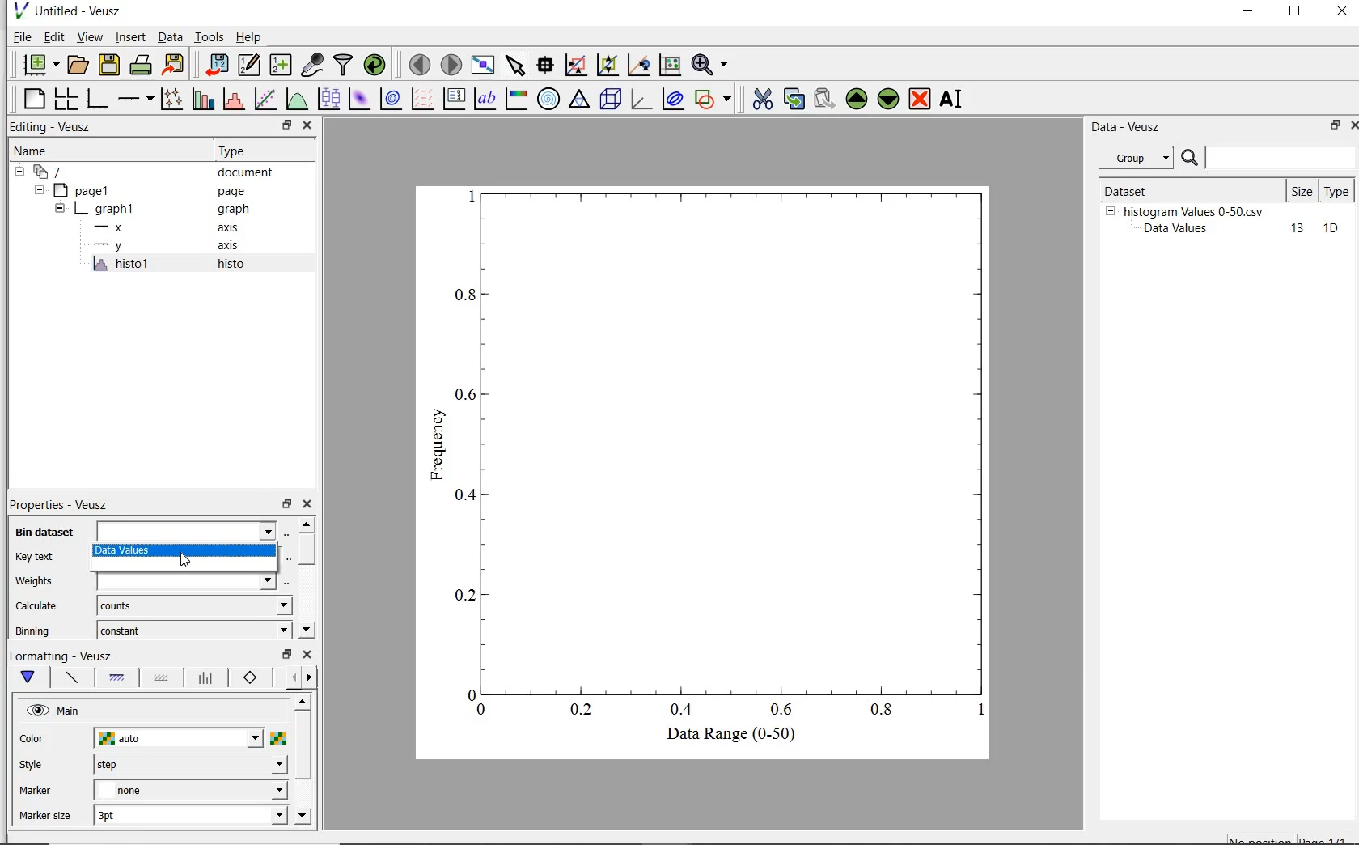  What do you see at coordinates (36, 792) in the screenshot?
I see `Marker` at bounding box center [36, 792].